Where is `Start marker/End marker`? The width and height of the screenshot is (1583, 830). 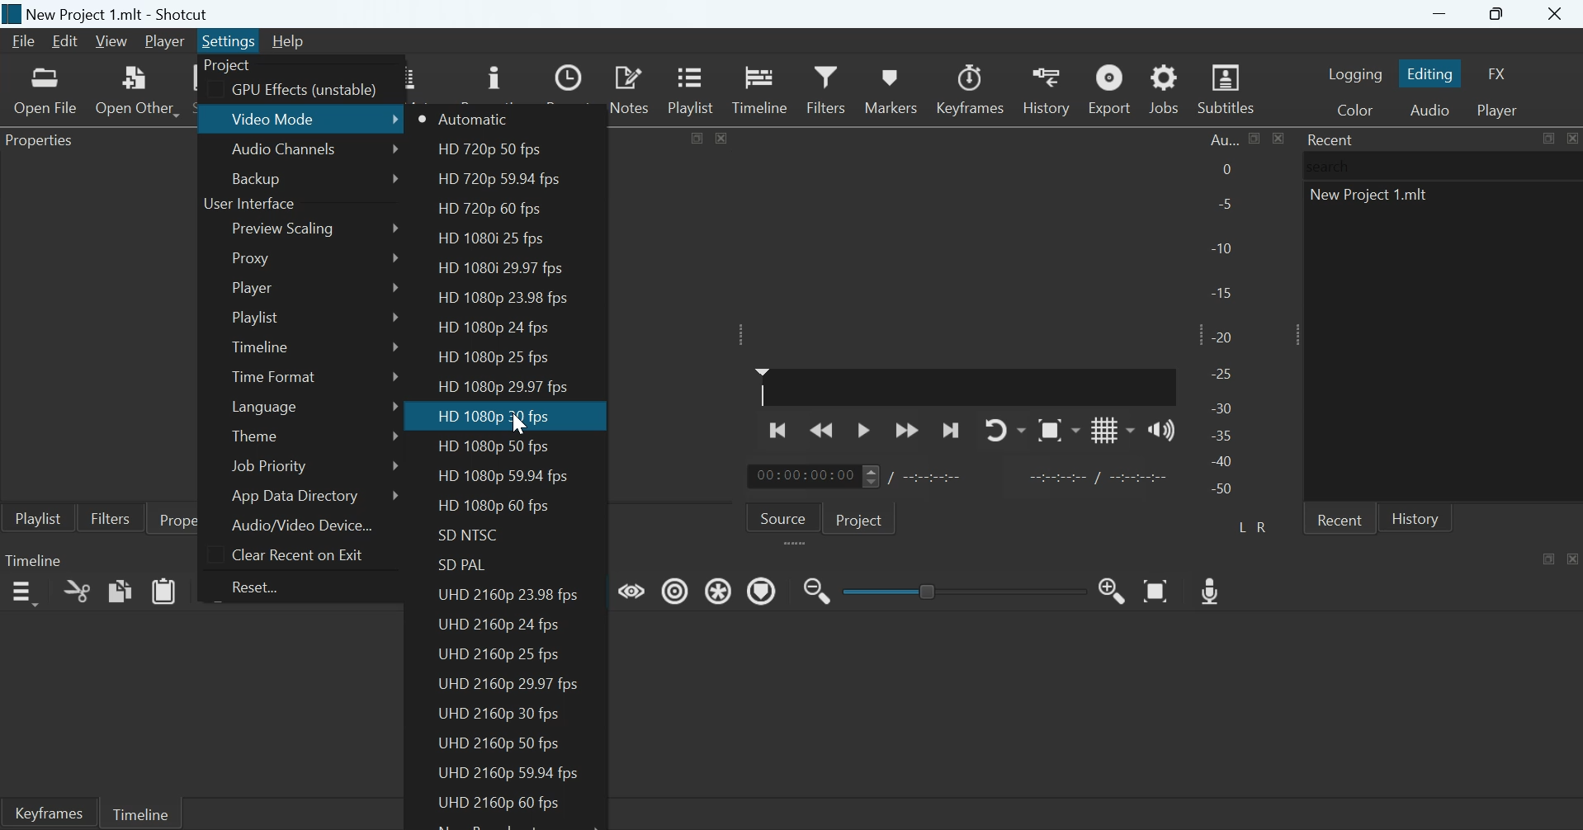
Start marker/End marker is located at coordinates (1101, 475).